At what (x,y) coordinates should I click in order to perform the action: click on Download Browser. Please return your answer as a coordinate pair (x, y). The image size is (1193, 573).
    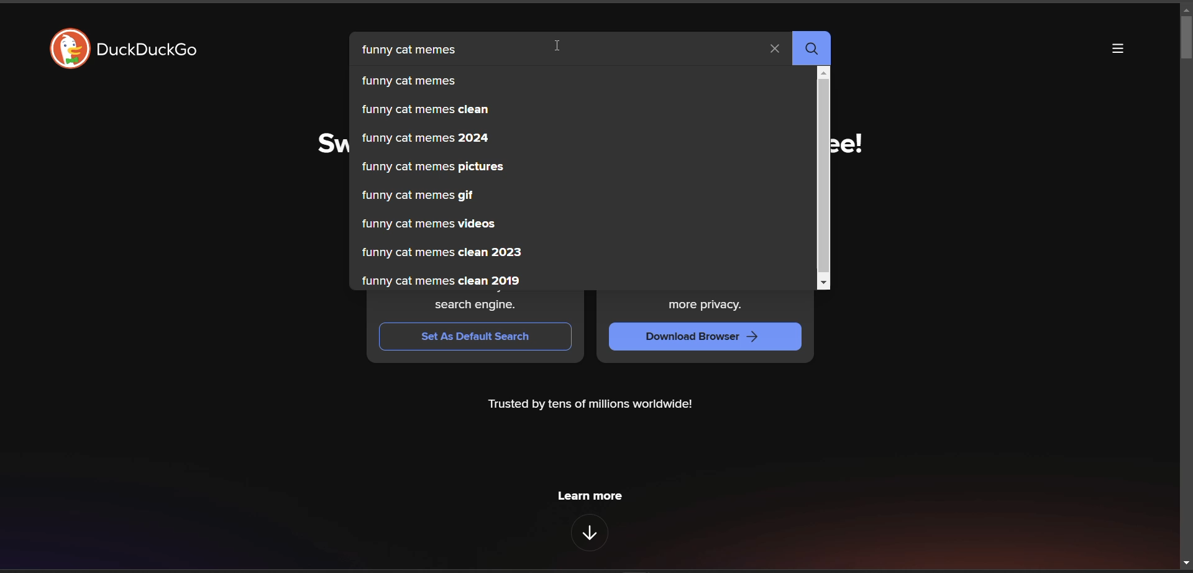
    Looking at the image, I should click on (707, 337).